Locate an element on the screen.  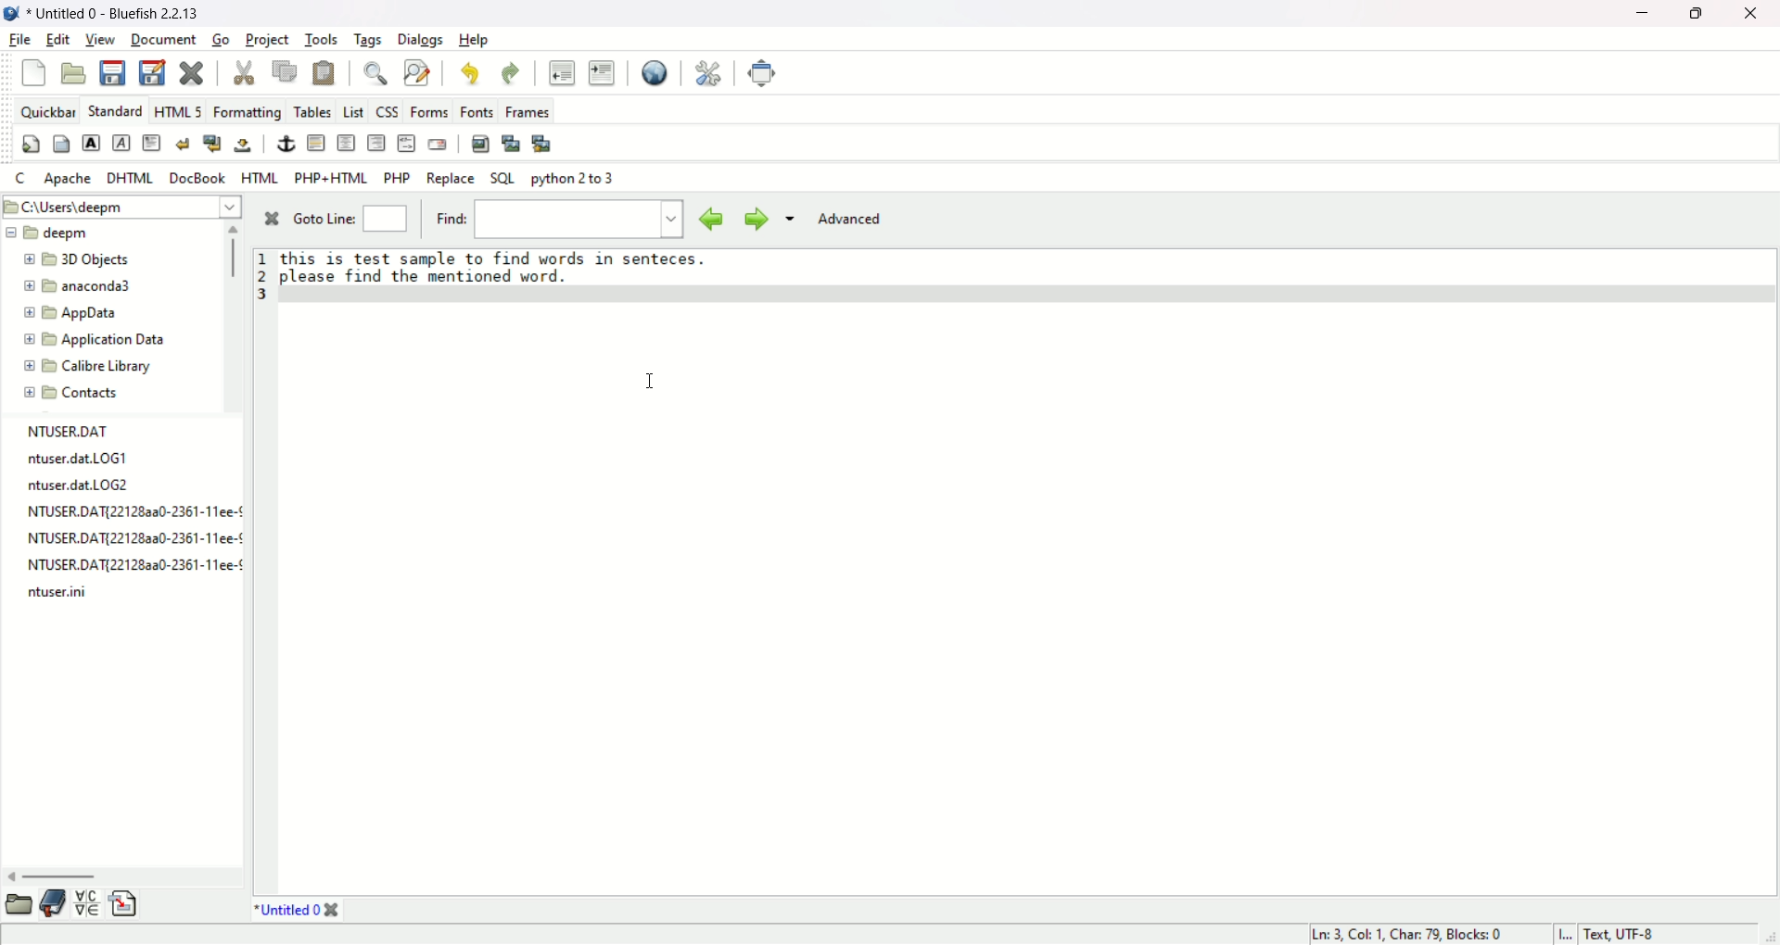
application data is located at coordinates (93, 340).